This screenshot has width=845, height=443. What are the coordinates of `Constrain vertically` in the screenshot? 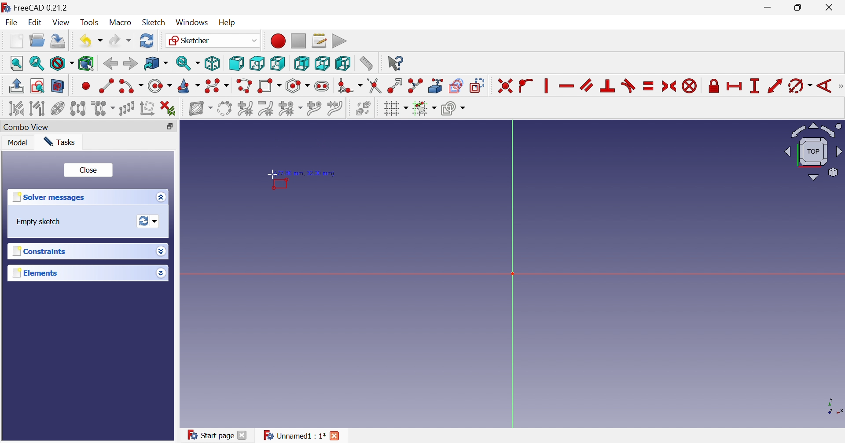 It's located at (545, 86).